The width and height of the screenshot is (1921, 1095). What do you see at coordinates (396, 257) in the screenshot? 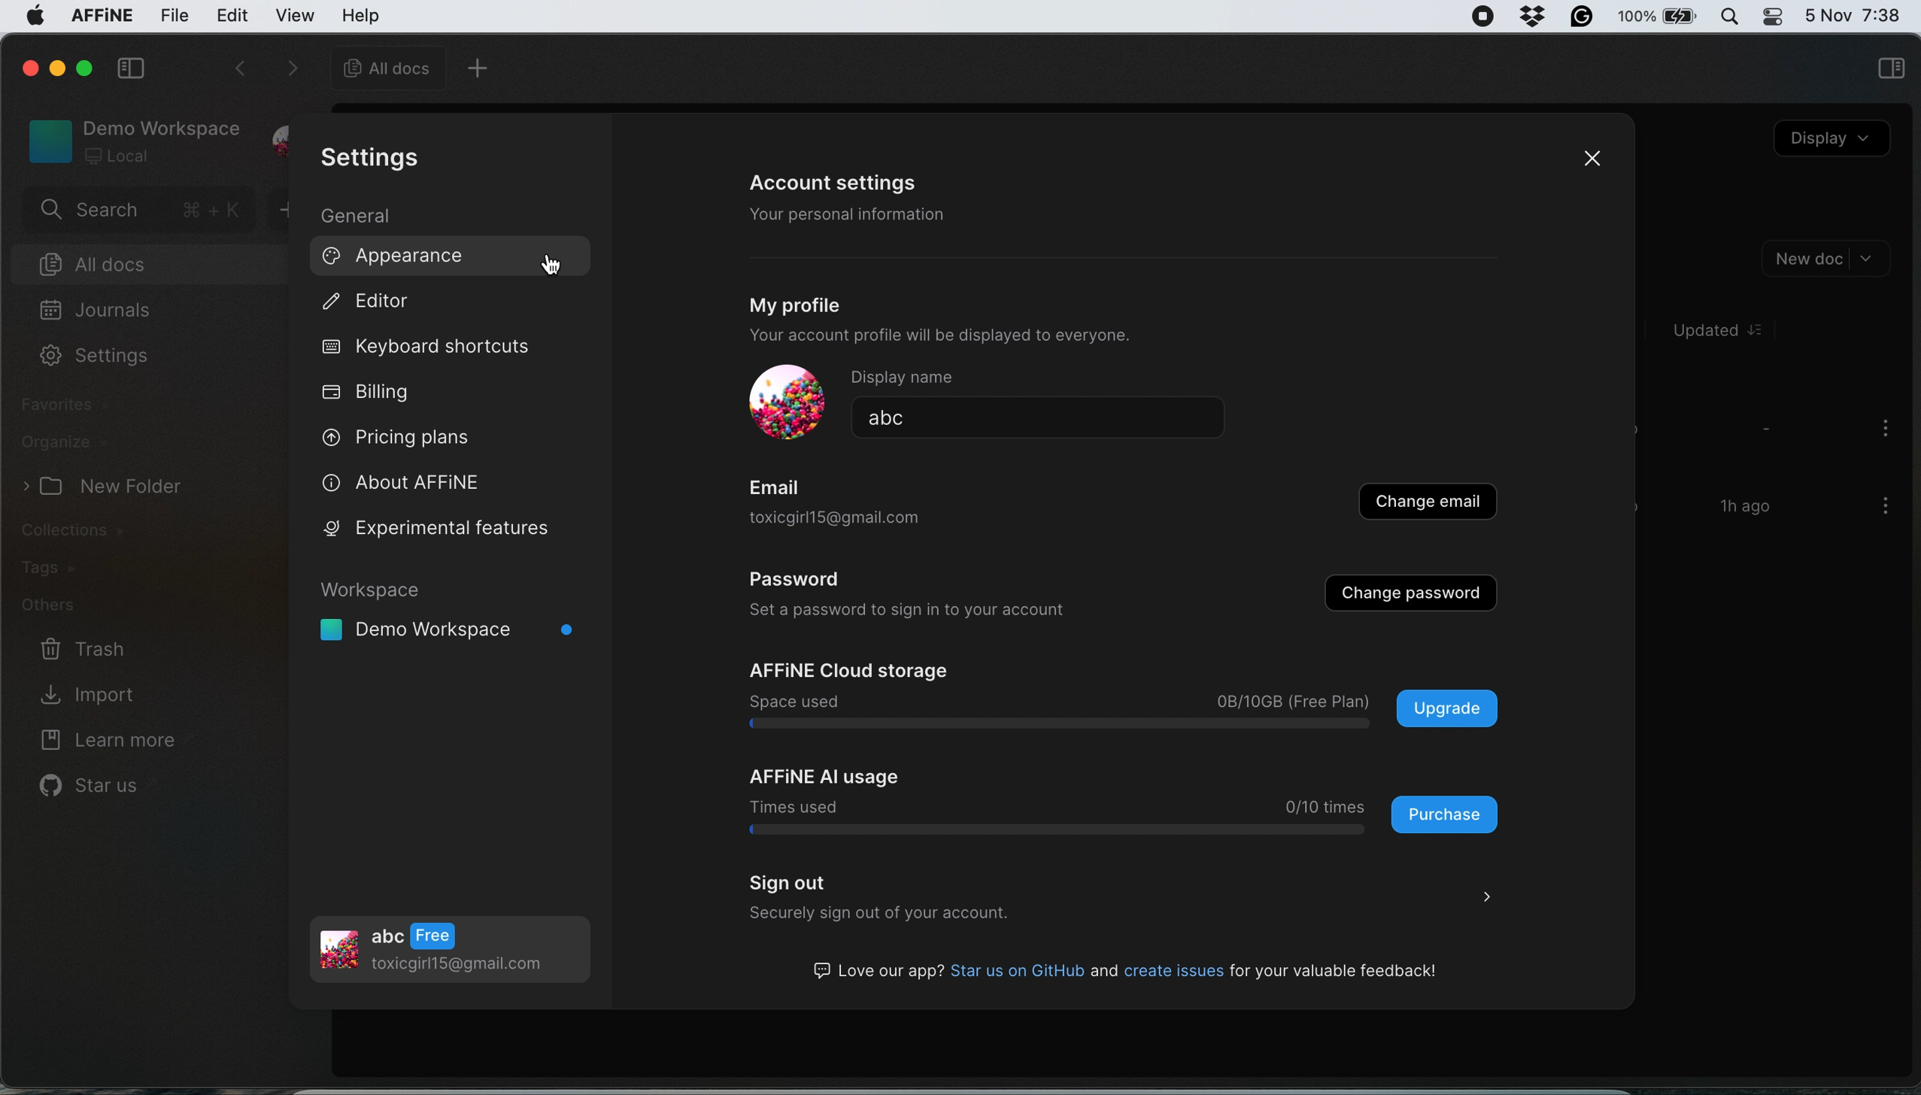
I see `appearance` at bounding box center [396, 257].